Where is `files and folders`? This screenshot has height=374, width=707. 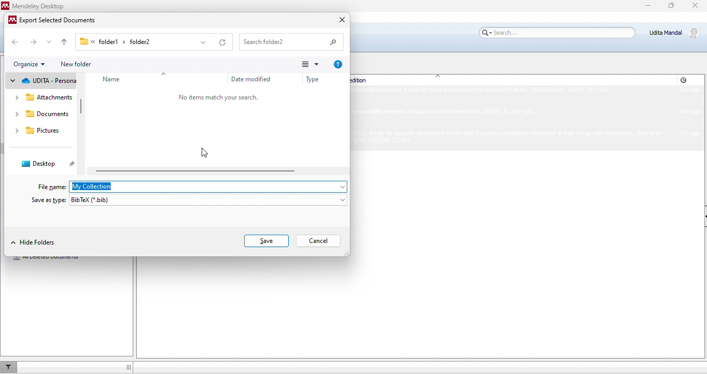
files and folders is located at coordinates (38, 130).